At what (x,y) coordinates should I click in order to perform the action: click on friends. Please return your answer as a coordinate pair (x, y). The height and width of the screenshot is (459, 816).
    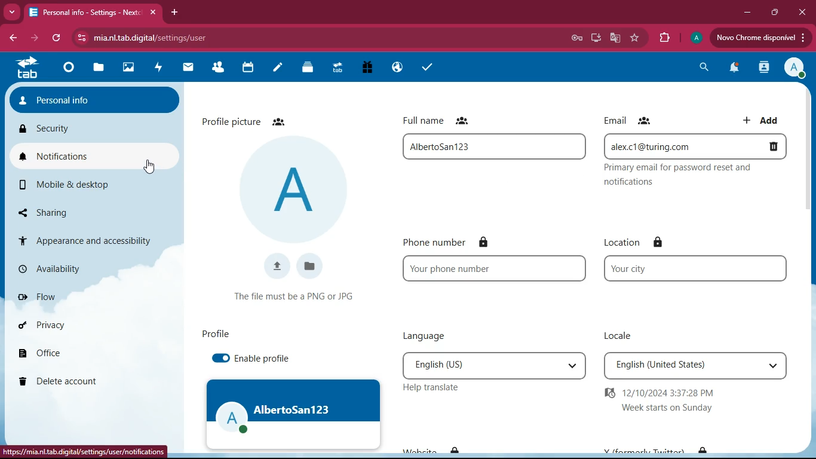
    Looking at the image, I should click on (216, 68).